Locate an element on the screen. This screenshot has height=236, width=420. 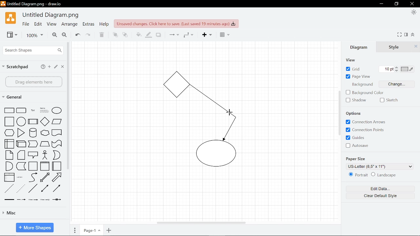
shape is located at coordinates (33, 200).